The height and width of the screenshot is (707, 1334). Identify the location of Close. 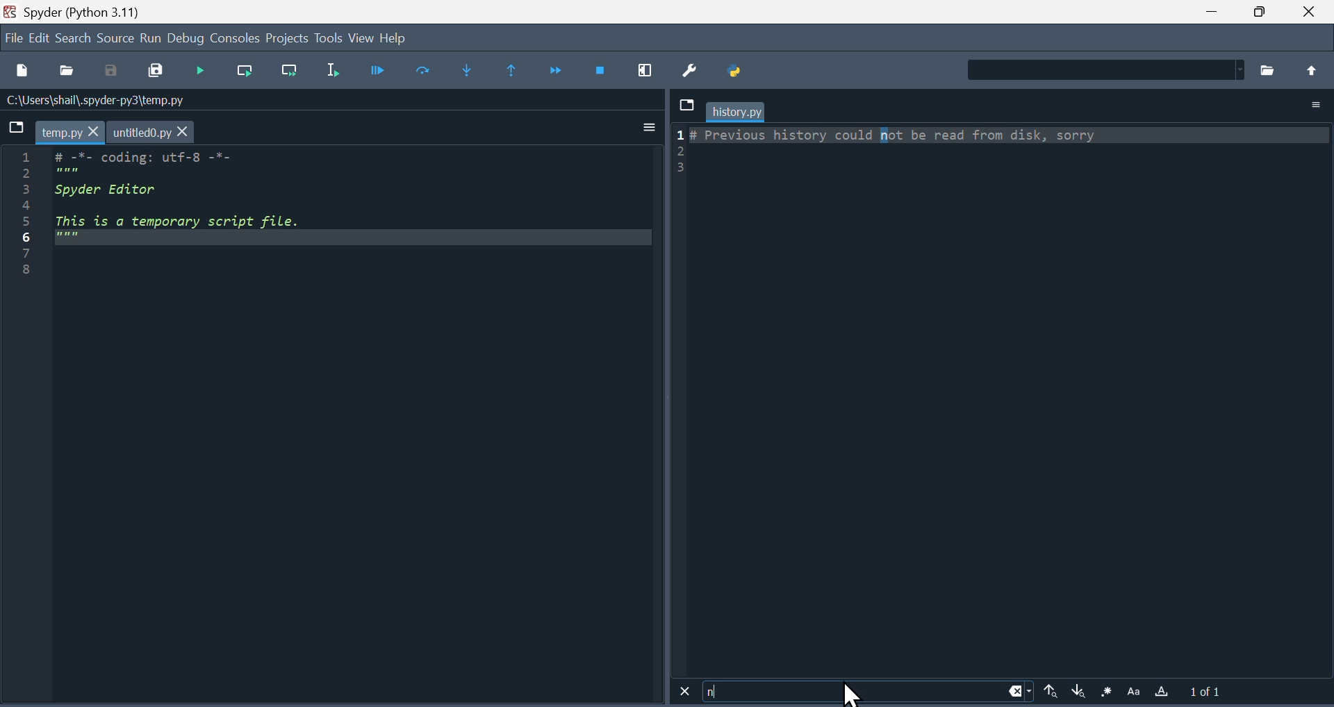
(682, 692).